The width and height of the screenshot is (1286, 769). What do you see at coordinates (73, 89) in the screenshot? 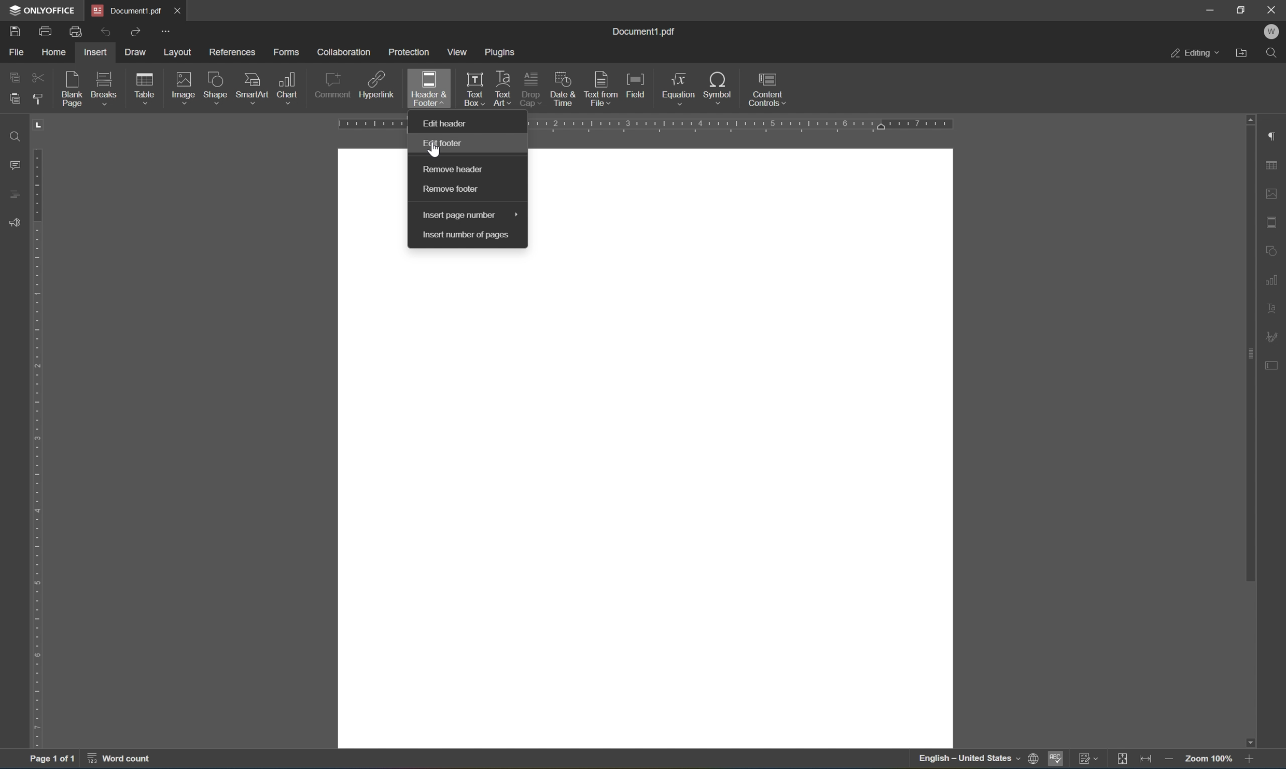
I see `blank page` at bounding box center [73, 89].